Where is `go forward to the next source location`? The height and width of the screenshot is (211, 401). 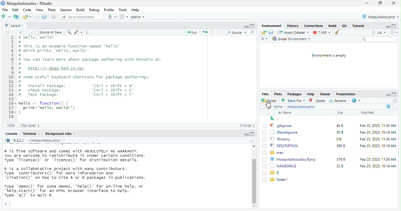
go forward to the next source location is located at coordinates (15, 33).